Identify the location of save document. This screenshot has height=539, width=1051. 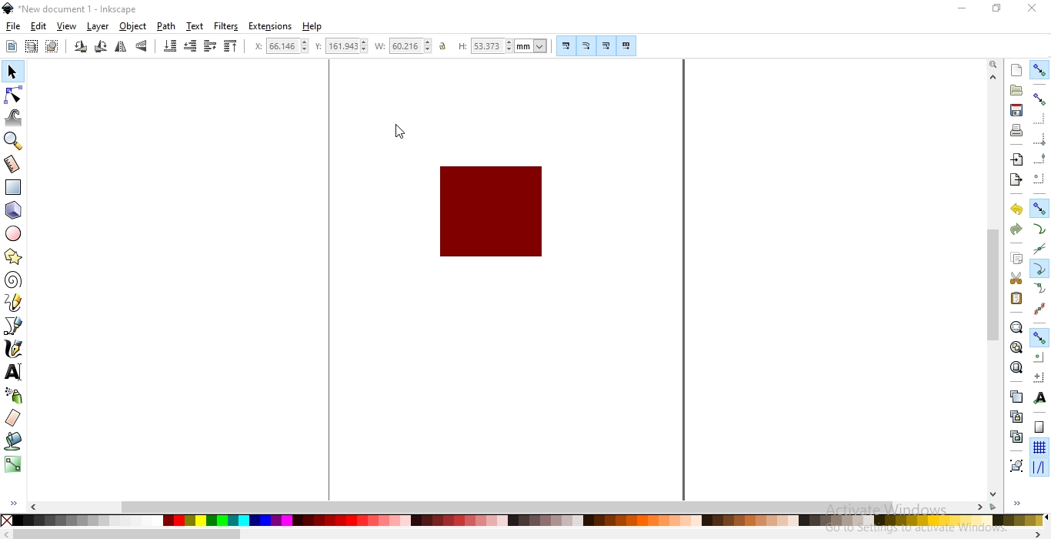
(1017, 111).